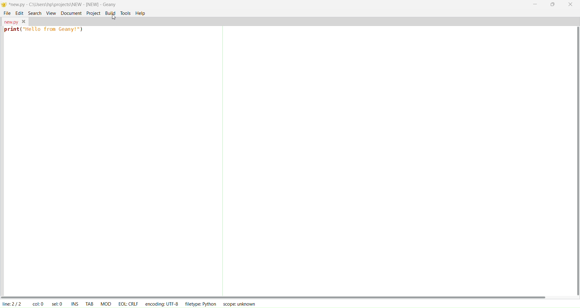 This screenshot has height=308, width=580. Describe the element at coordinates (238, 304) in the screenshot. I see `scope: unknown` at that location.